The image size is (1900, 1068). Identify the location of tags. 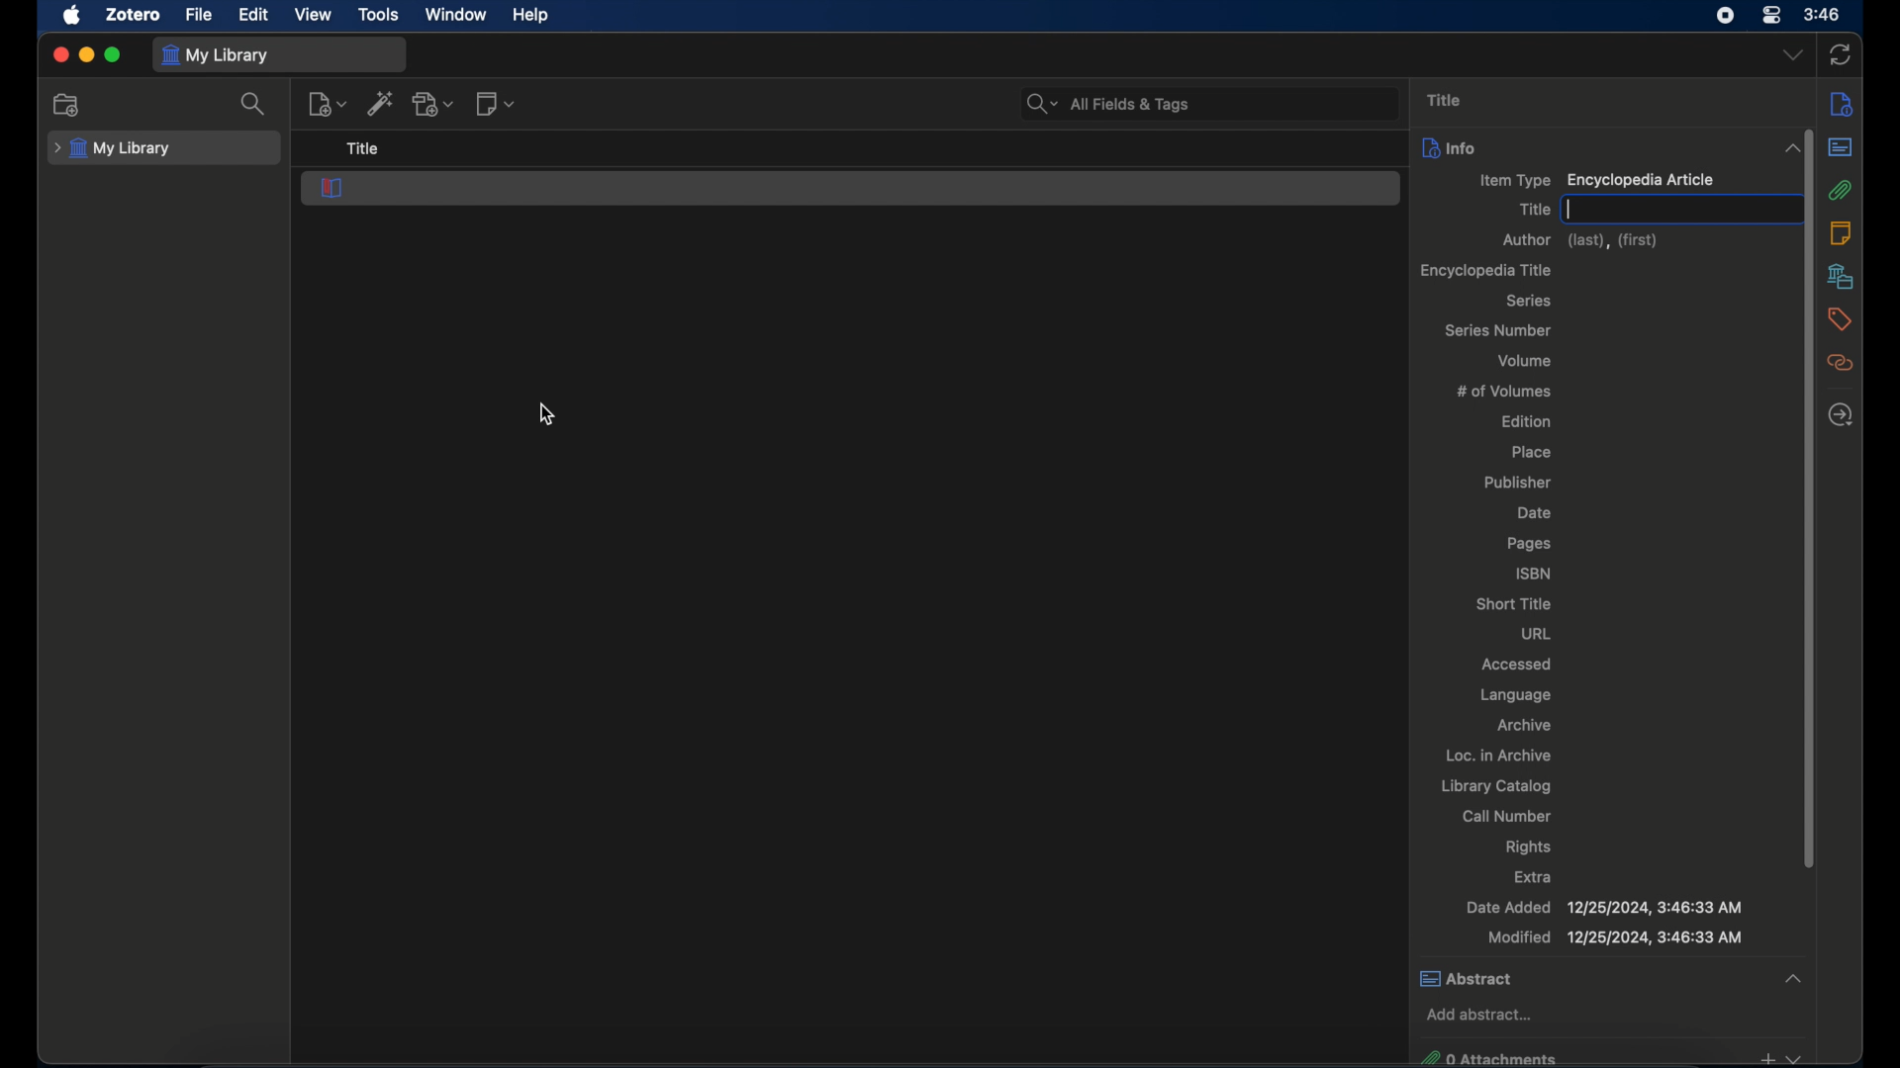
(1841, 319).